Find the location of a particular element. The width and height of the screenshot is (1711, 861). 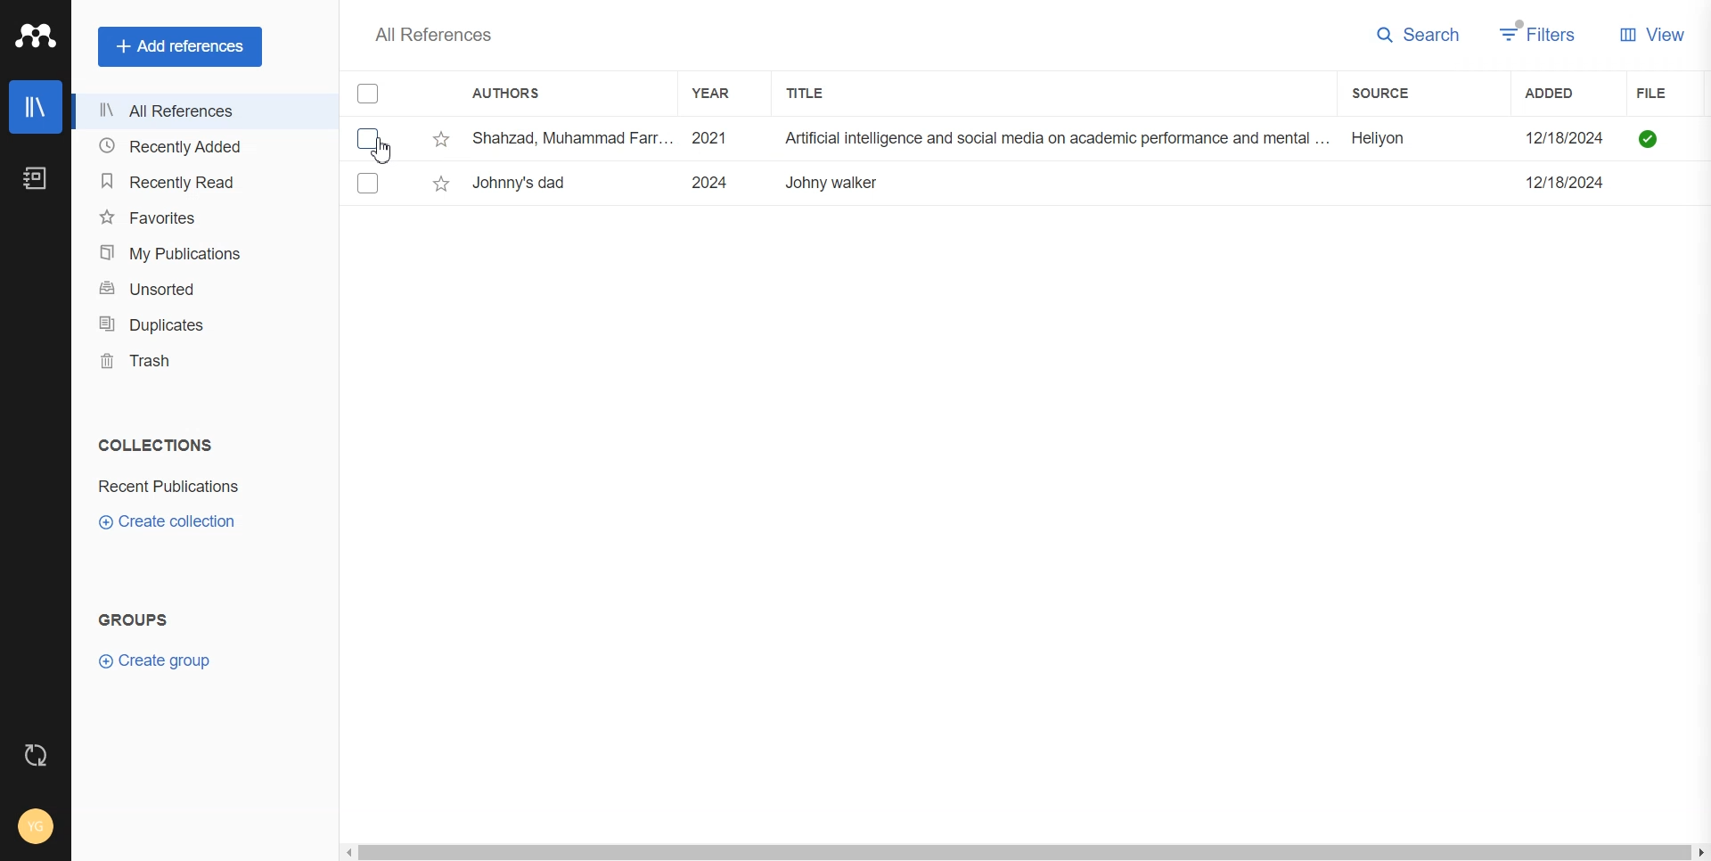

text 1 is located at coordinates (151, 445).